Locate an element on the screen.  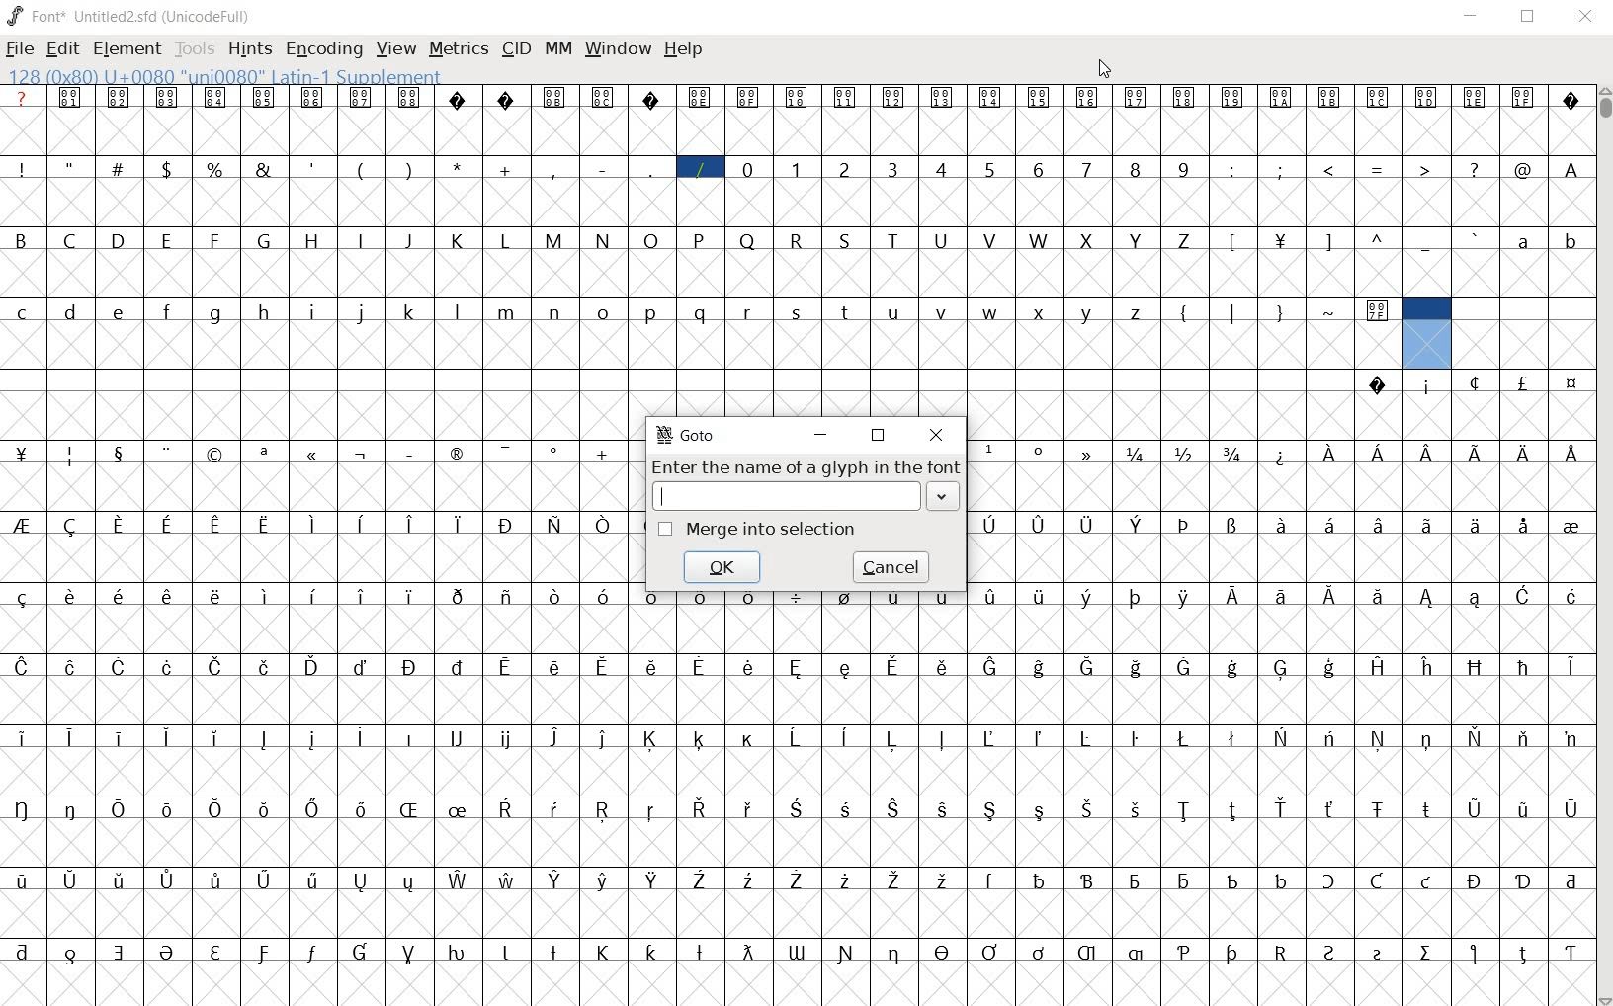
Symbol is located at coordinates (1280, 595).